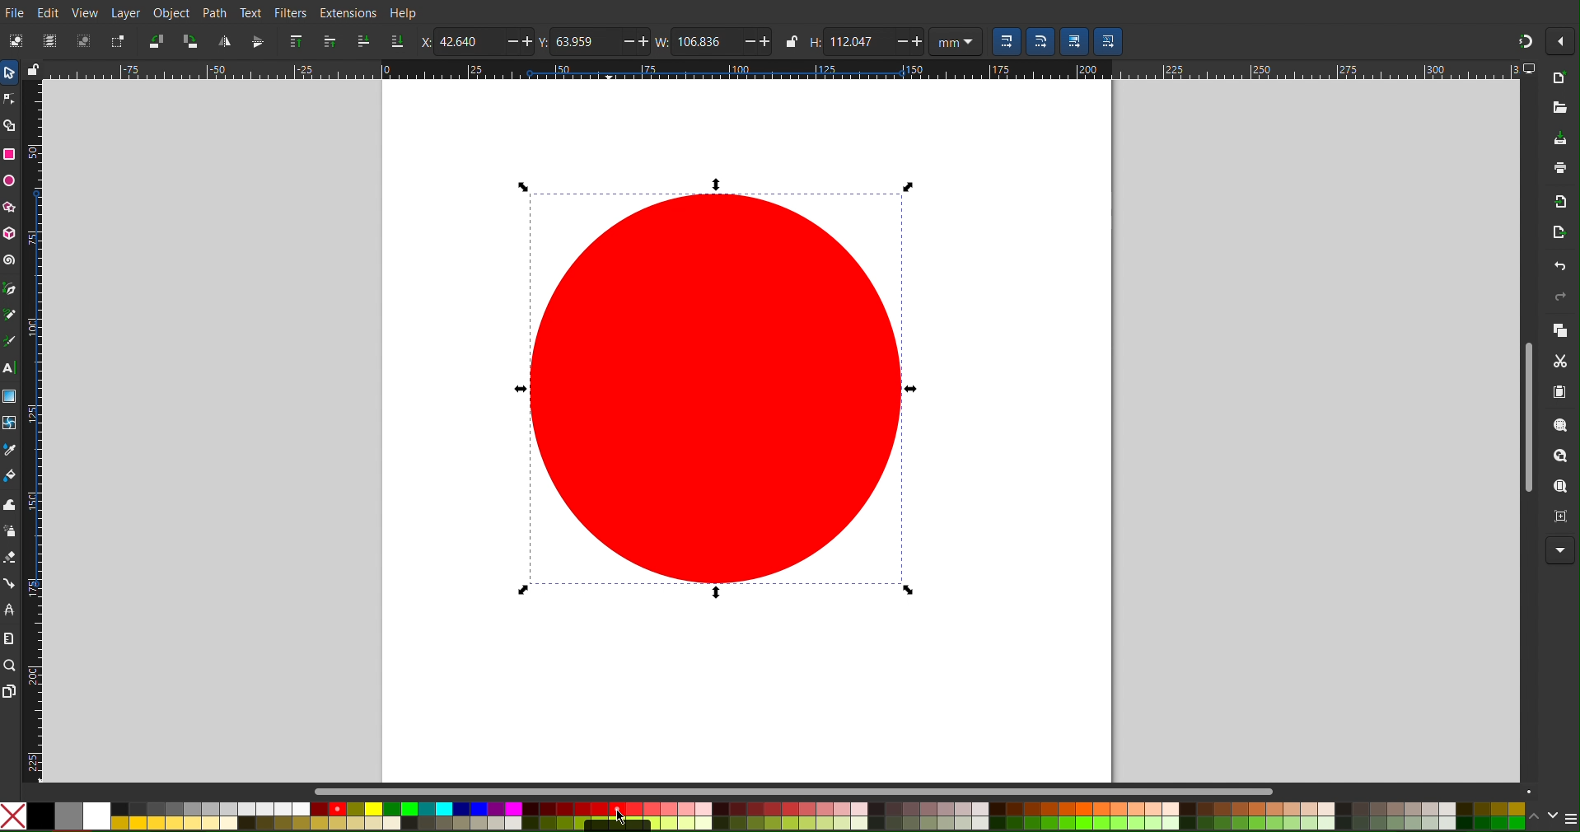 This screenshot has height=832, width=1580. Describe the element at coordinates (466, 40) in the screenshot. I see `42` at that location.